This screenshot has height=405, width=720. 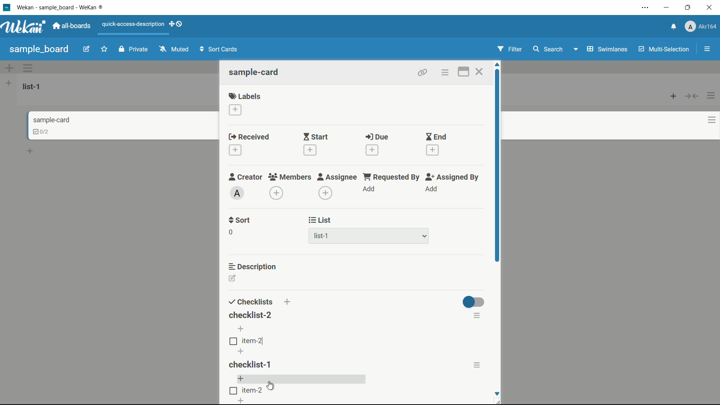 What do you see at coordinates (301, 379) in the screenshot?
I see `add item` at bounding box center [301, 379].